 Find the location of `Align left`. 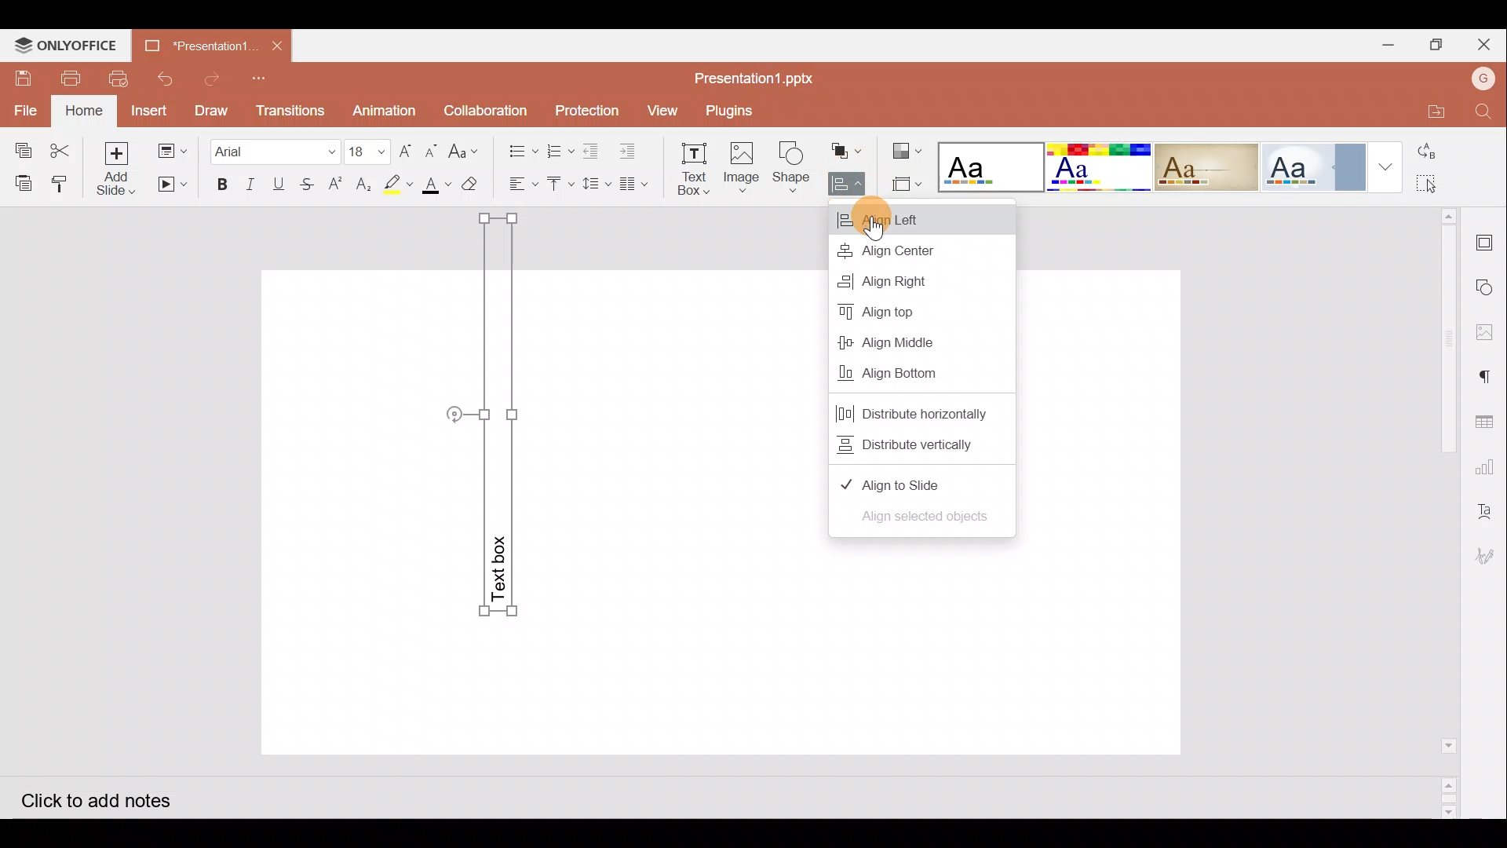

Align left is located at coordinates (931, 218).